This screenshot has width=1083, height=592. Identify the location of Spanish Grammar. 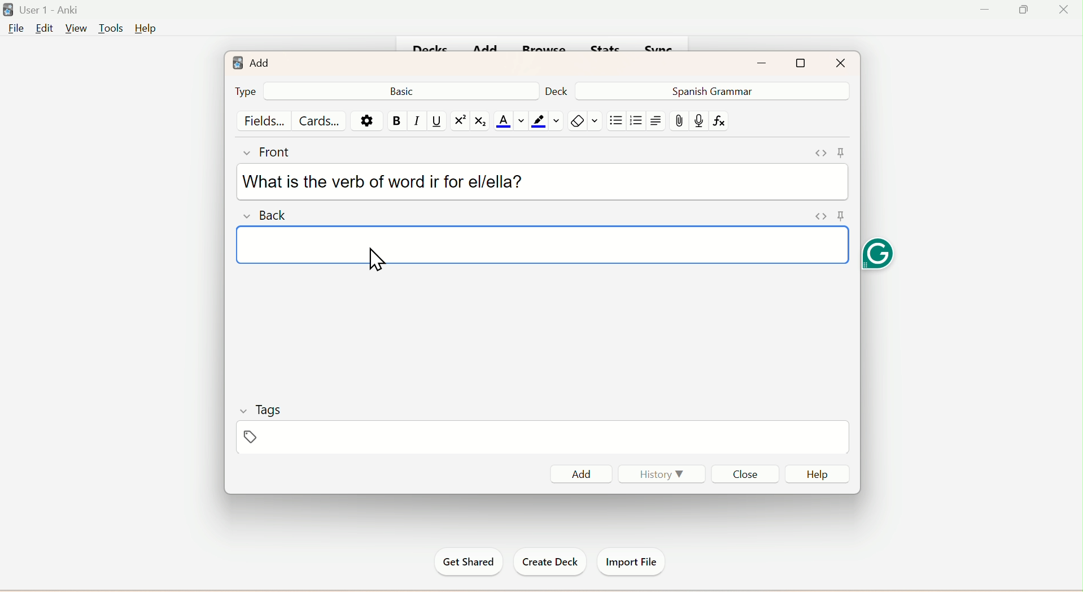
(709, 90).